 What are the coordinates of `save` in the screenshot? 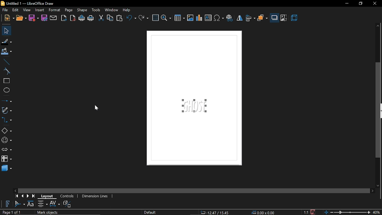 It's located at (313, 212).